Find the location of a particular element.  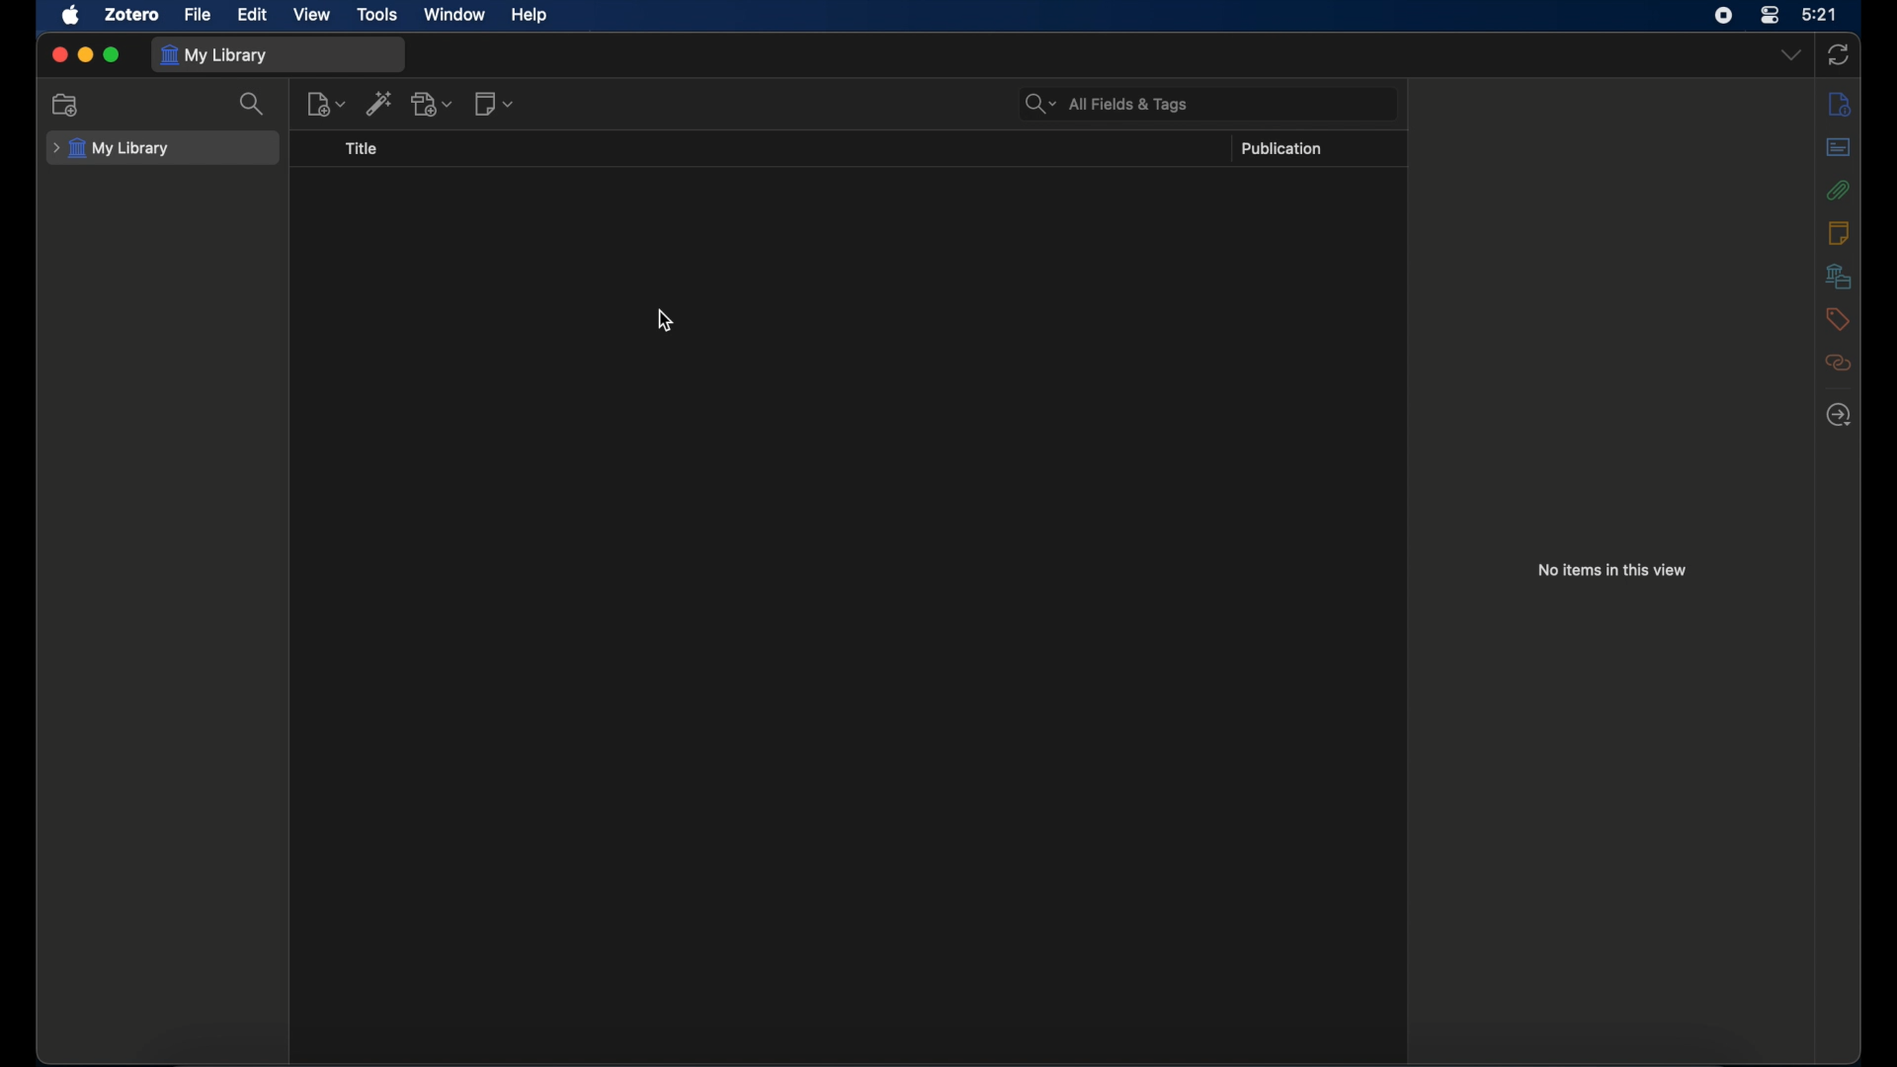

control center is located at coordinates (1771, 15).